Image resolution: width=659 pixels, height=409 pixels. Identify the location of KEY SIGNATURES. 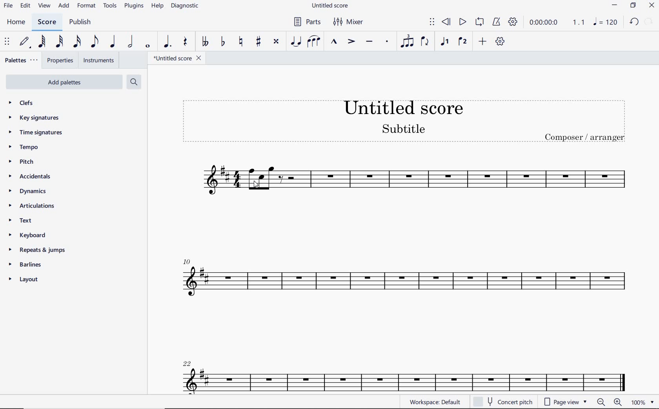
(37, 118).